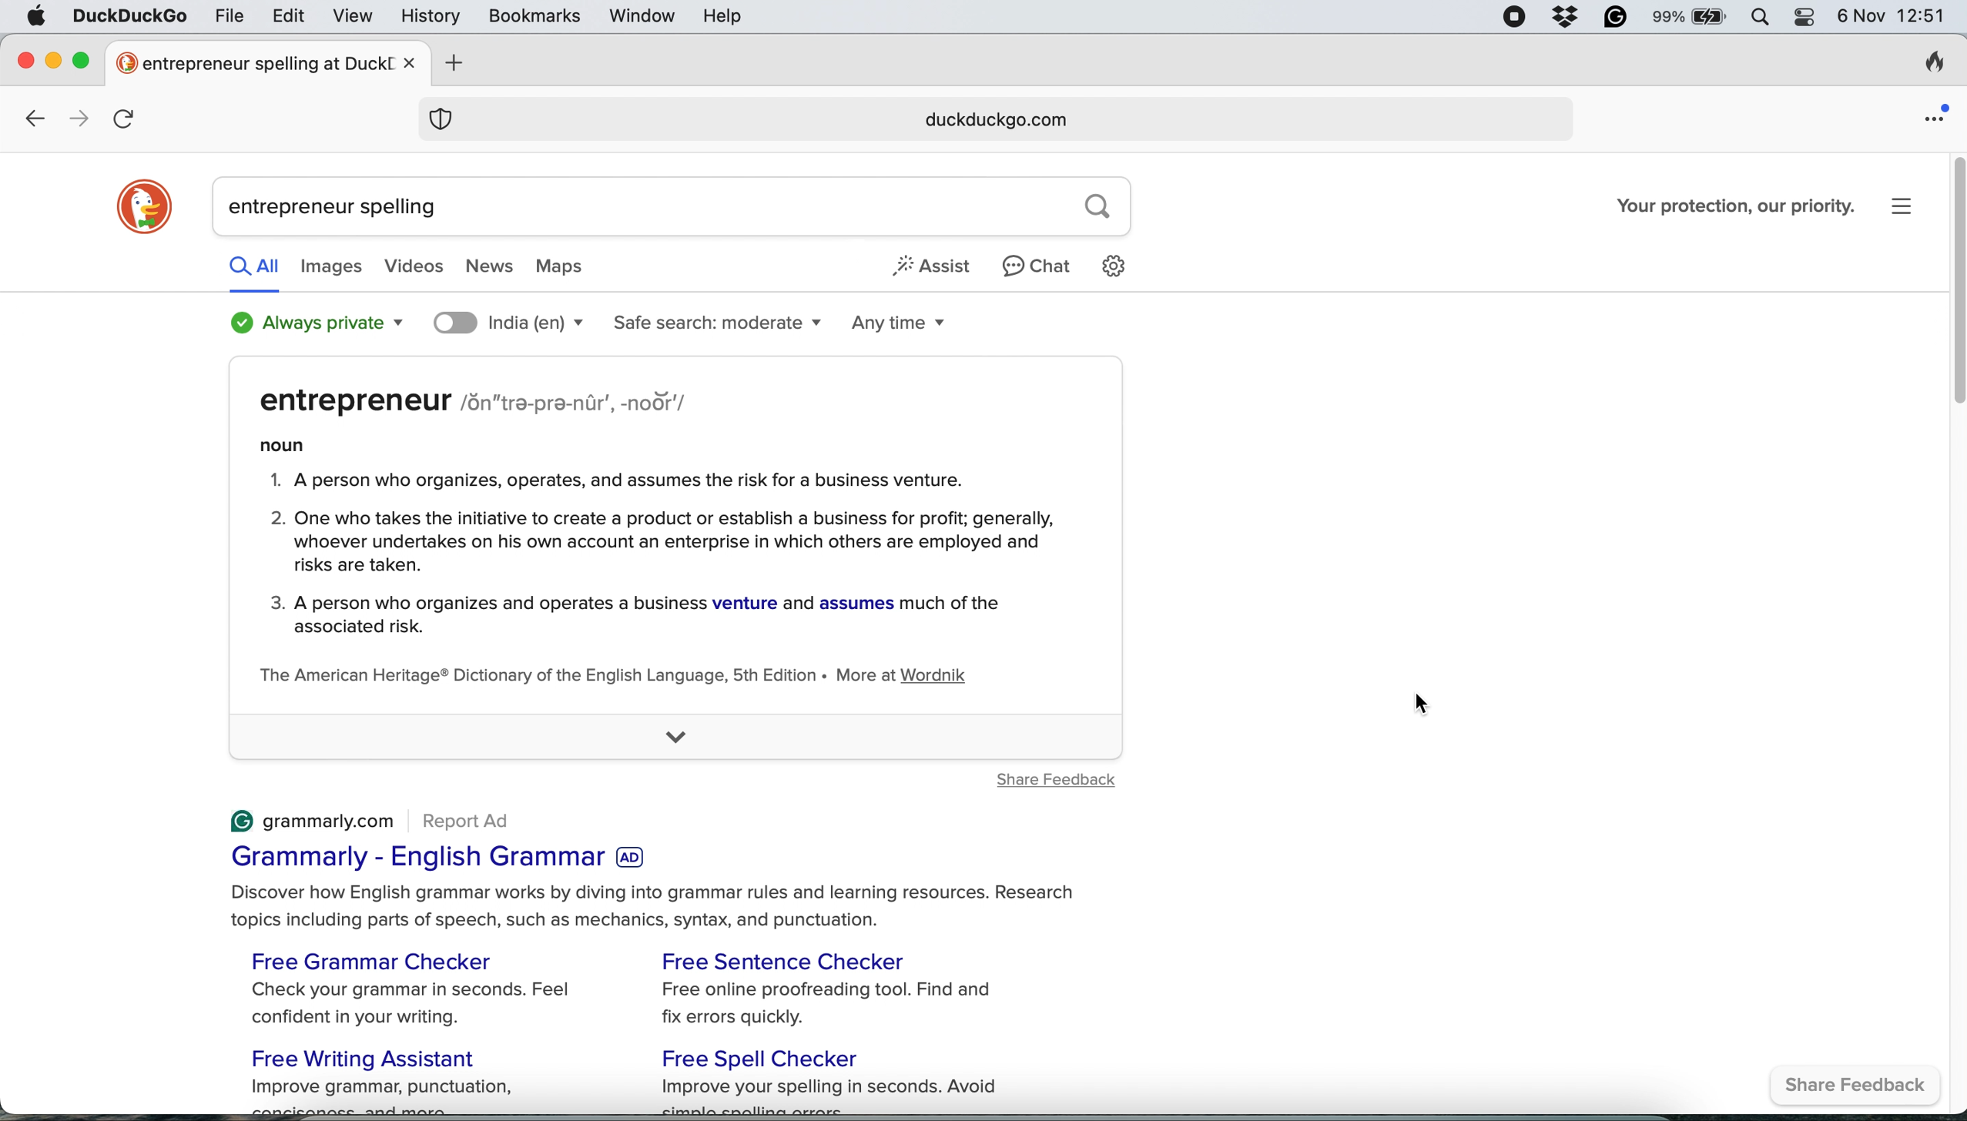 The image size is (1967, 1121). I want to click on share feedback, so click(1053, 779).